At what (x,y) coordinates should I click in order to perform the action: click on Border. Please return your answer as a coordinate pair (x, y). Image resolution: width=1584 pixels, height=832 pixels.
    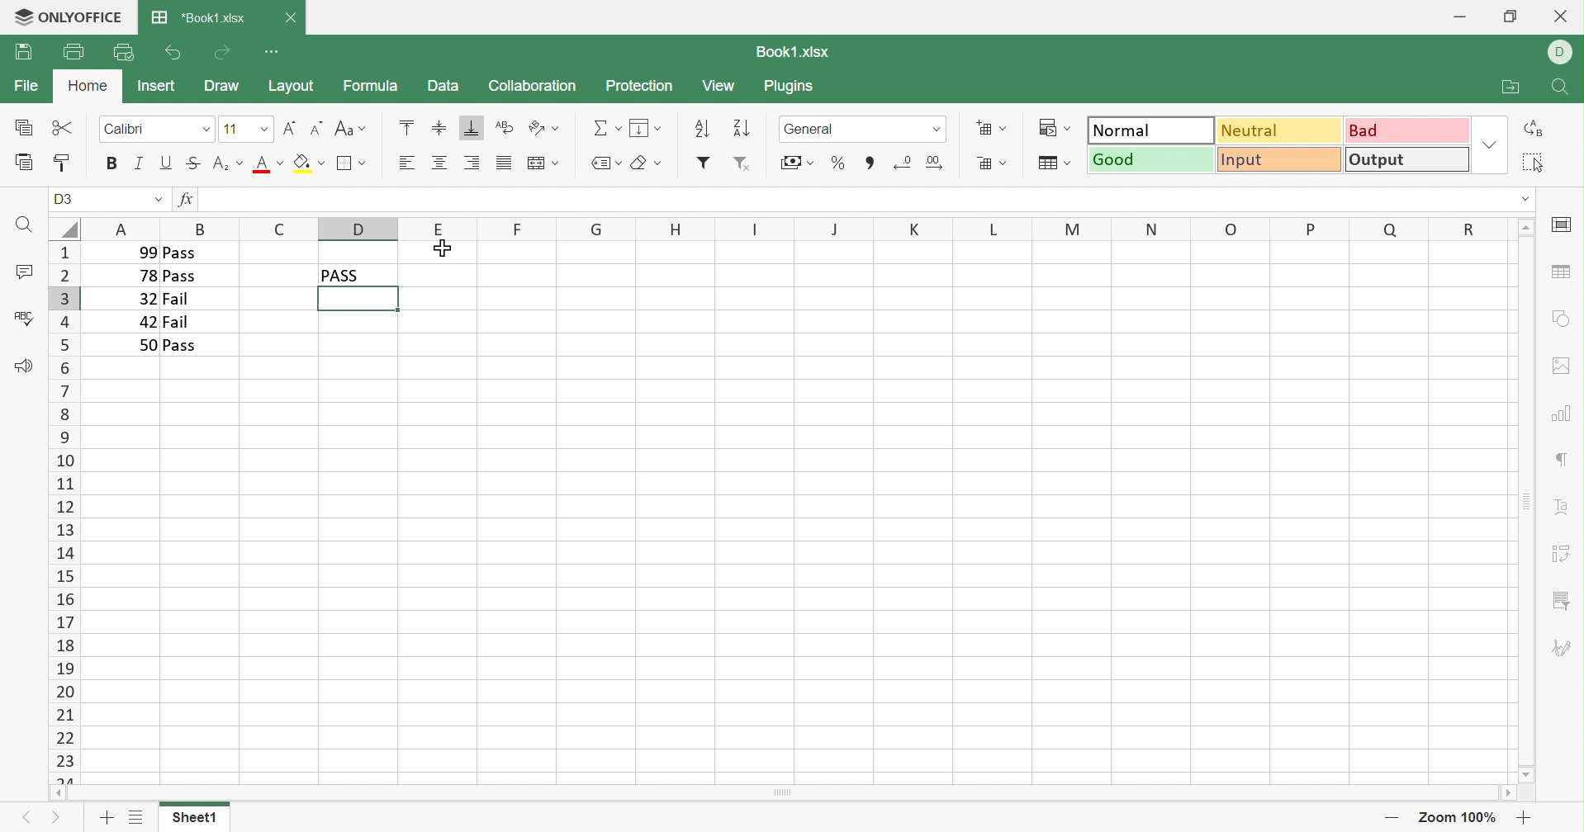
    Looking at the image, I should click on (352, 163).